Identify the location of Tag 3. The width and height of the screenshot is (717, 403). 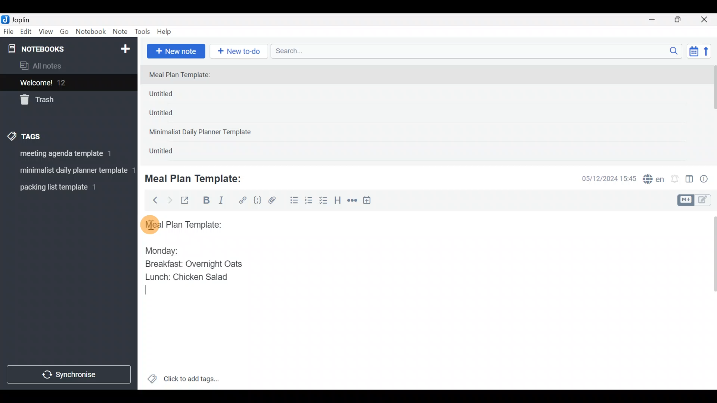
(66, 187).